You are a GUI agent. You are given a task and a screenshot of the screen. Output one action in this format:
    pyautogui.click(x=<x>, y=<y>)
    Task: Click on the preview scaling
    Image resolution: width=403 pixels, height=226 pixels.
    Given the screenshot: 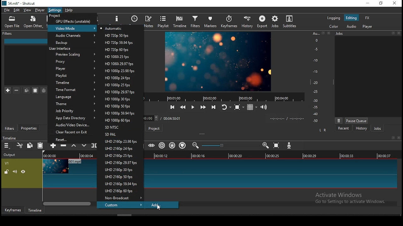 What is the action you would take?
    pyautogui.click(x=73, y=54)
    